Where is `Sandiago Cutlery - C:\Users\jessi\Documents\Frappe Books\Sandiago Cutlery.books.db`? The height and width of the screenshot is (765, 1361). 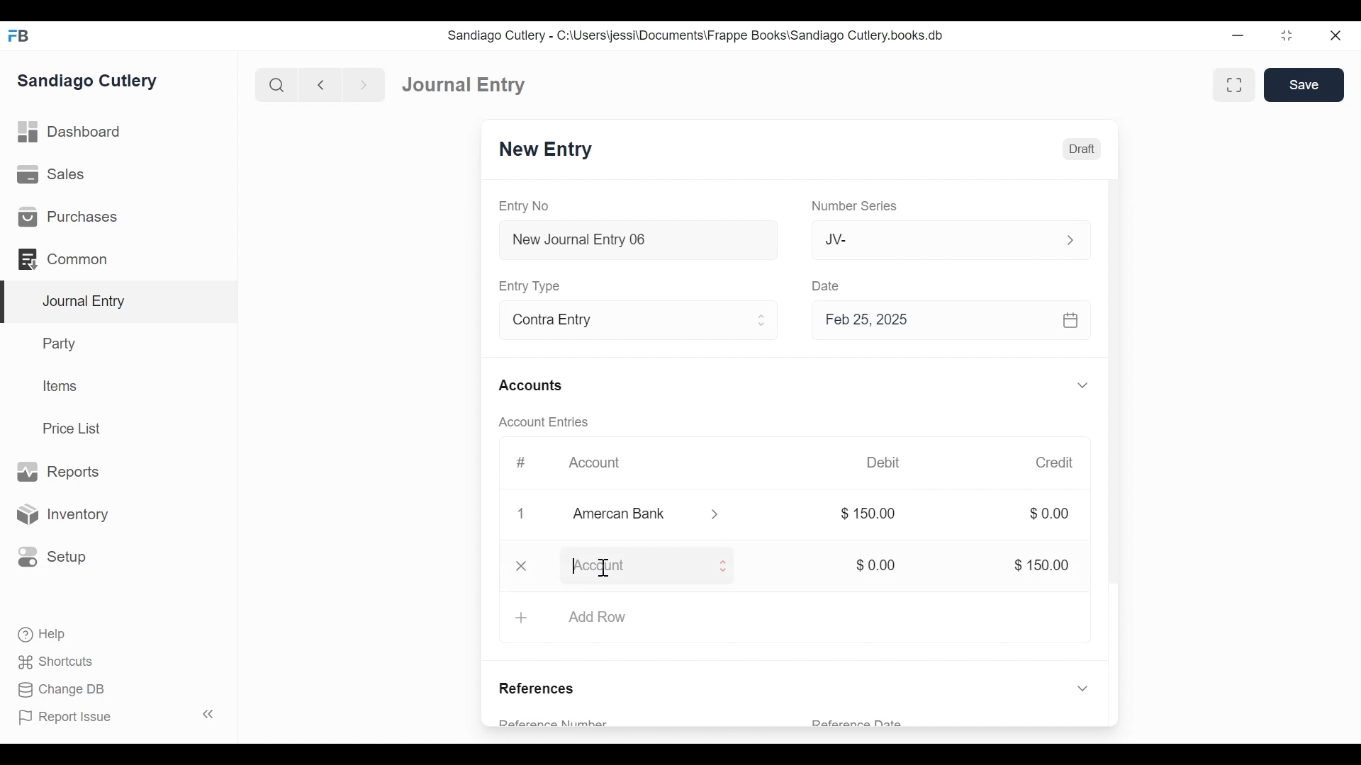 Sandiago Cutlery - C:\Users\jessi\Documents\Frappe Books\Sandiago Cutlery.books.db is located at coordinates (696, 35).